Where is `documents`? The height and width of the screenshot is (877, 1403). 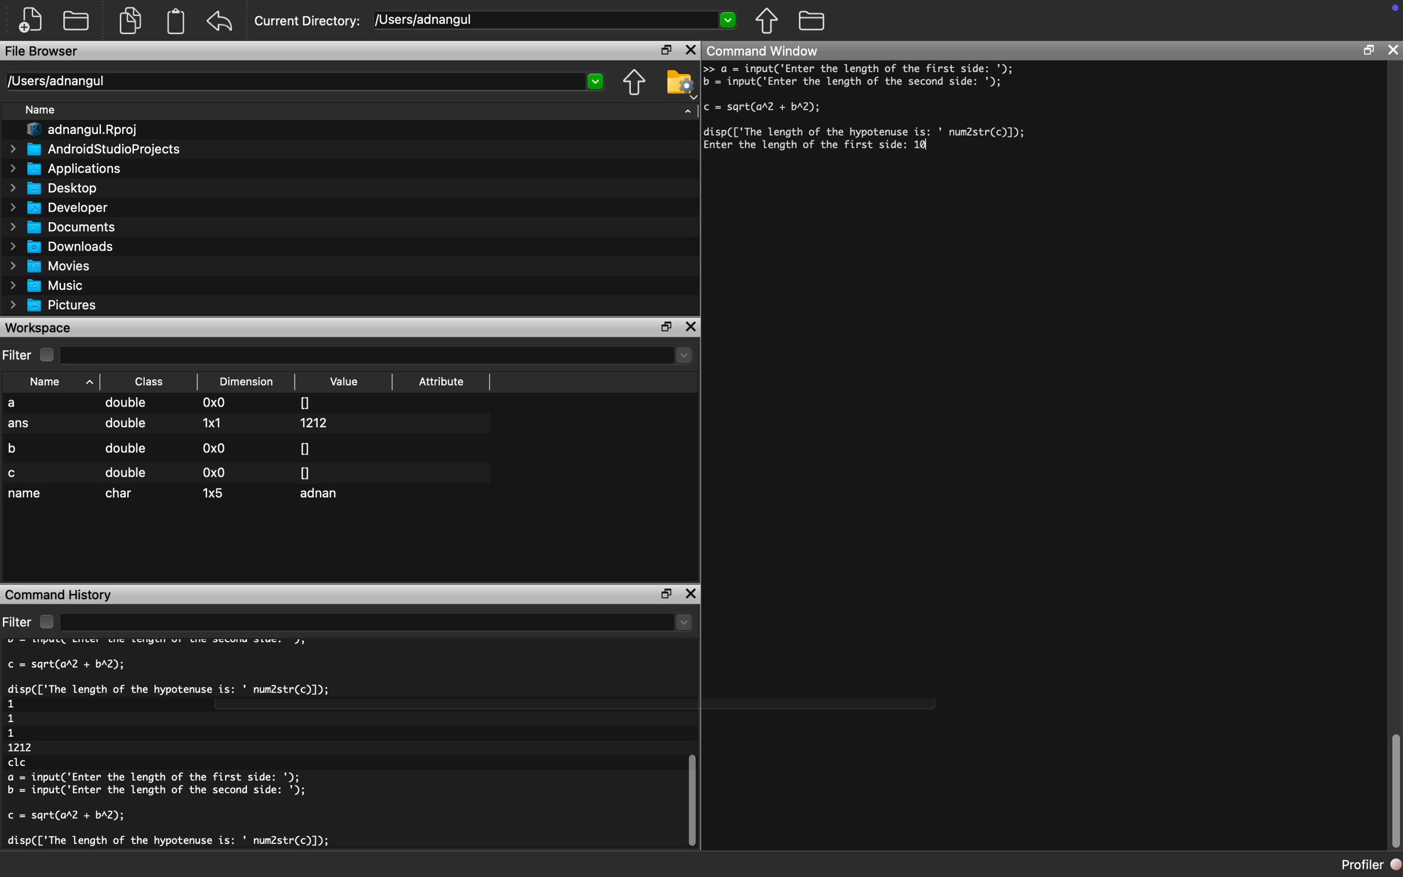
documents is located at coordinates (129, 19).